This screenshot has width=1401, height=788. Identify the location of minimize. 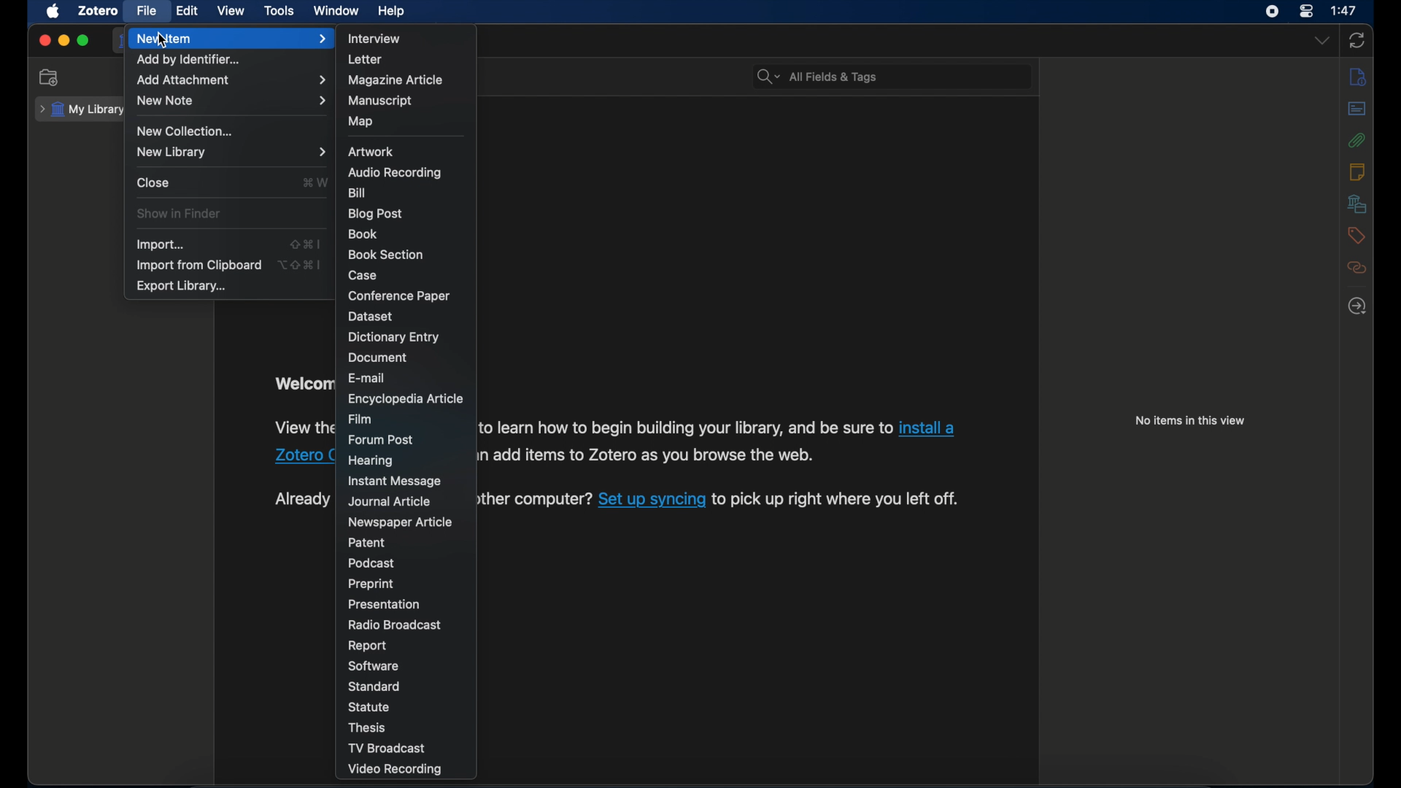
(65, 40).